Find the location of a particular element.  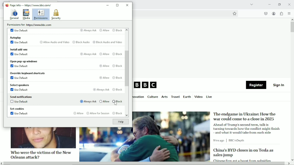

Cursor is located at coordinates (116, 104).